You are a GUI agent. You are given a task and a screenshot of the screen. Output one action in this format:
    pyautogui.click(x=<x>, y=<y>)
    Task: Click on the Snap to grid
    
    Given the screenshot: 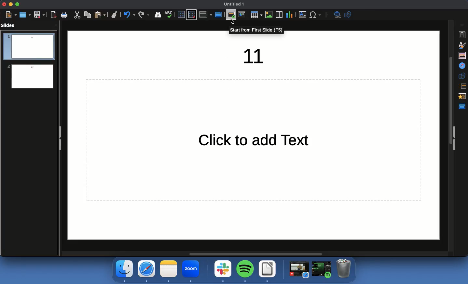 What is the action you would take?
    pyautogui.click(x=191, y=15)
    